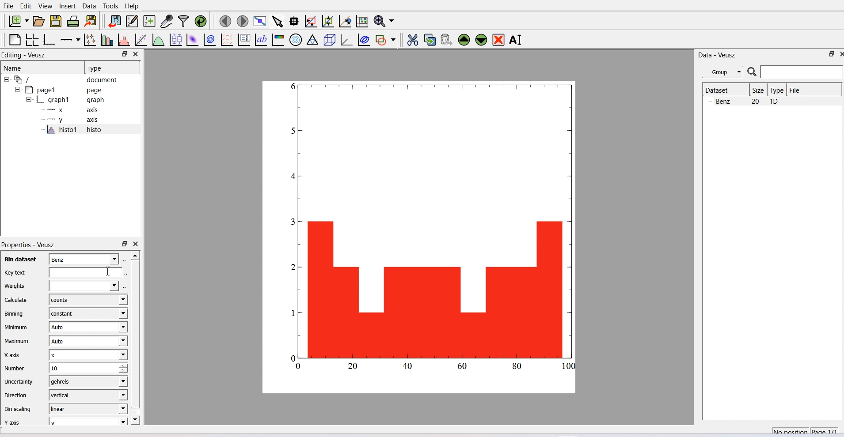  Describe the element at coordinates (278, 22) in the screenshot. I see `Select items from graph or scroll` at that location.